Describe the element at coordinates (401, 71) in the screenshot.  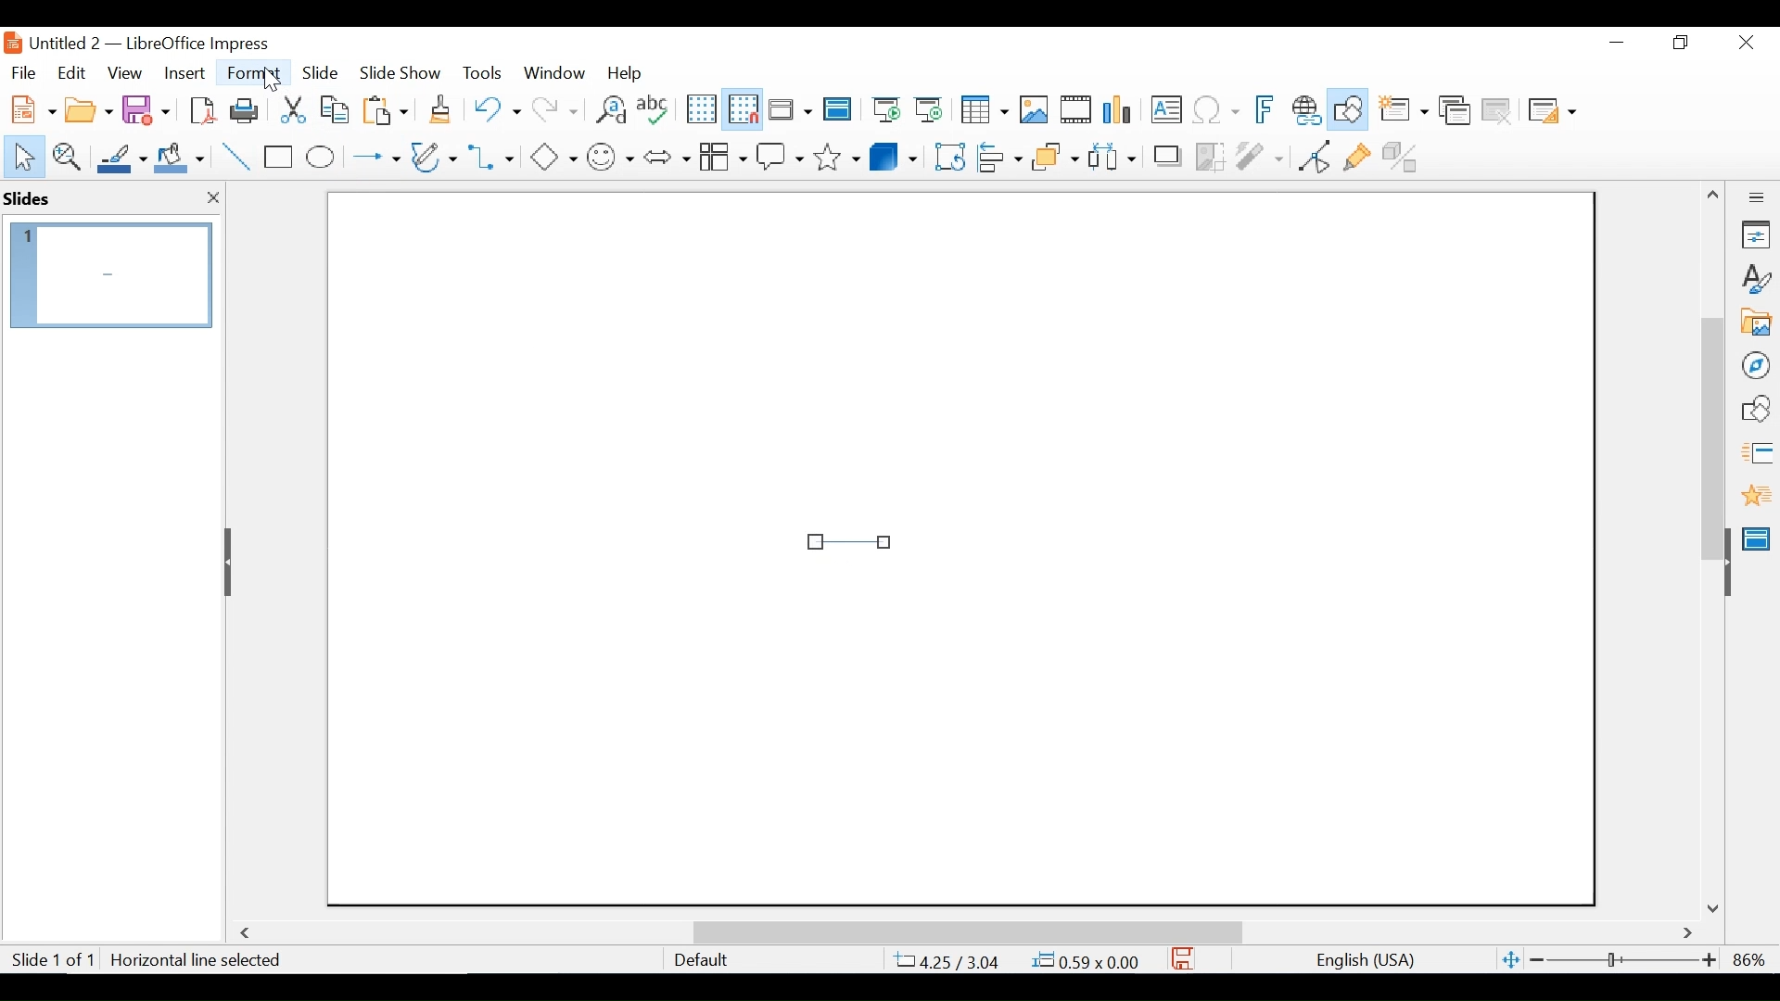
I see `Slide Show` at that location.